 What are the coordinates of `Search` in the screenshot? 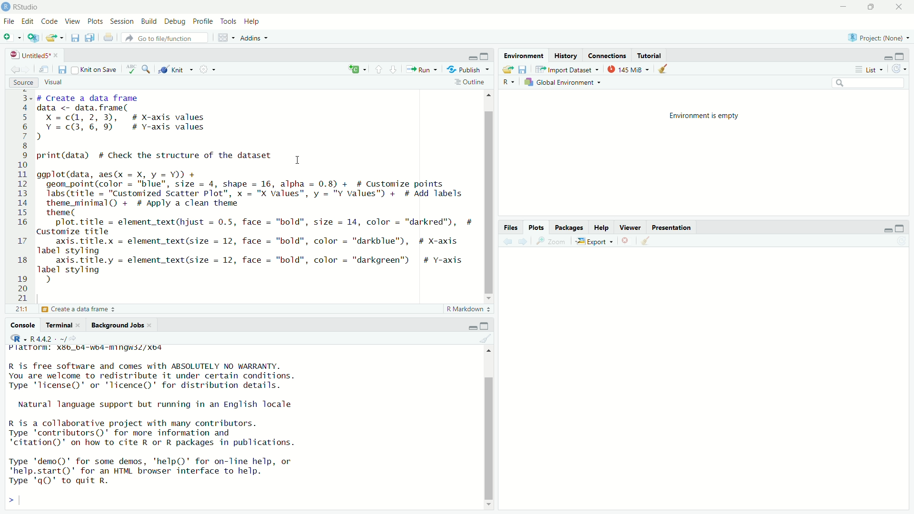 It's located at (868, 82).